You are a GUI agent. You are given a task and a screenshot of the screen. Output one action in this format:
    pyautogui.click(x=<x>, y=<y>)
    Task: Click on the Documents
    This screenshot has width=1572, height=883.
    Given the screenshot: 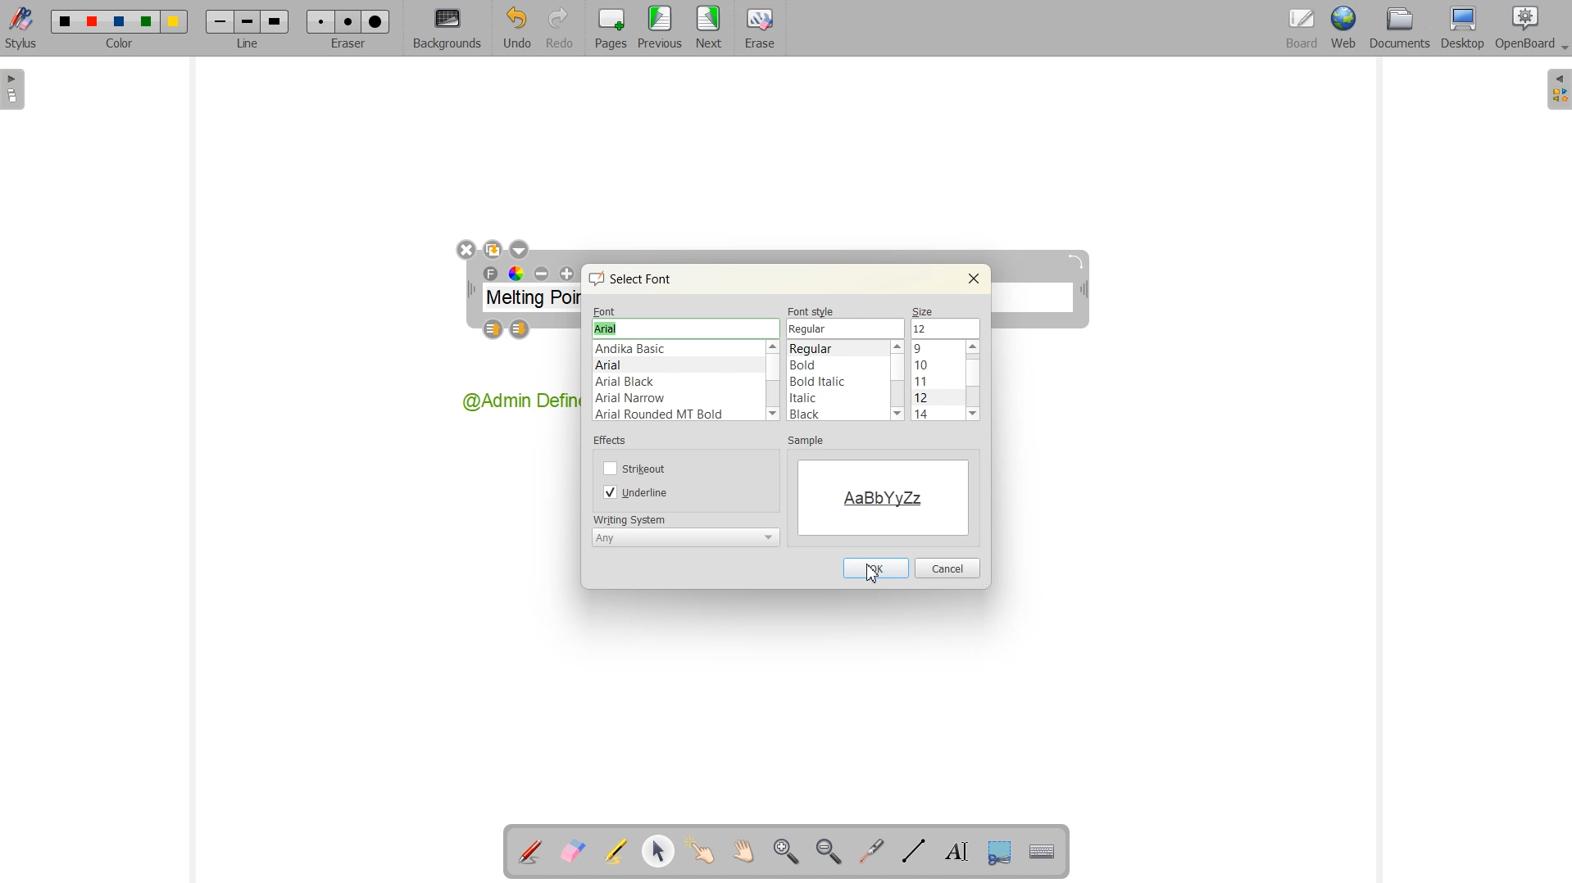 What is the action you would take?
    pyautogui.click(x=1399, y=29)
    